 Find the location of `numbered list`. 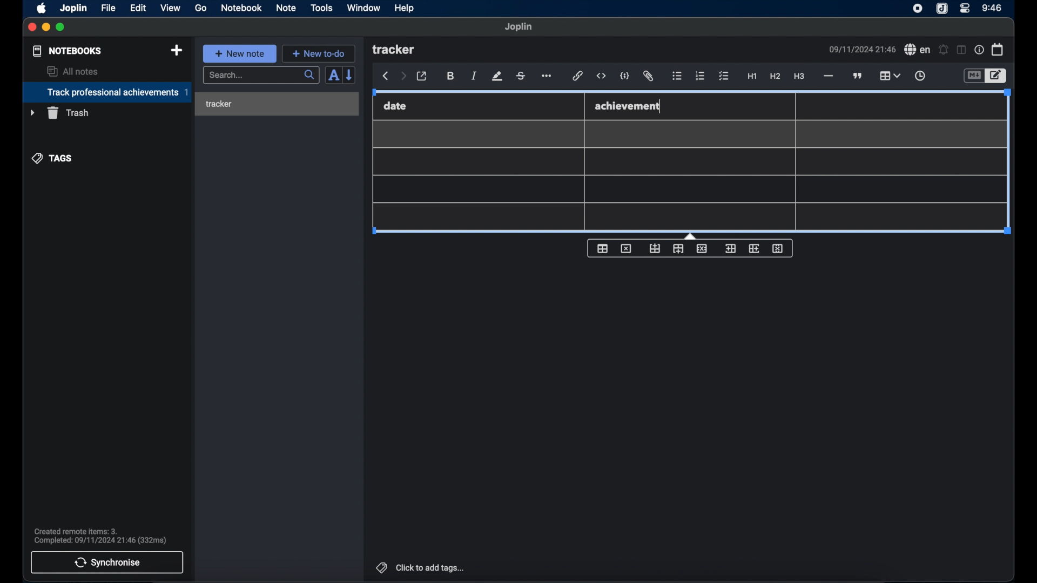

numbered list is located at coordinates (701, 76).